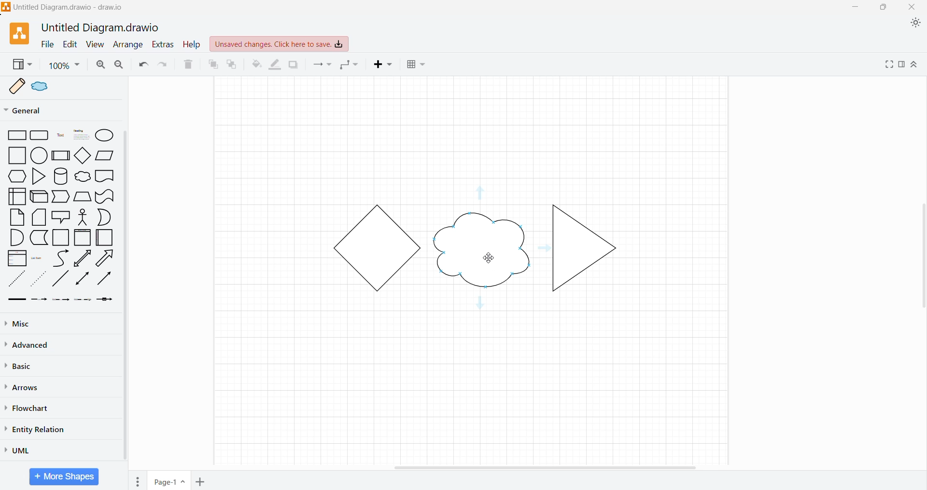 The image size is (927, 490). What do you see at coordinates (70, 44) in the screenshot?
I see `Edit` at bounding box center [70, 44].